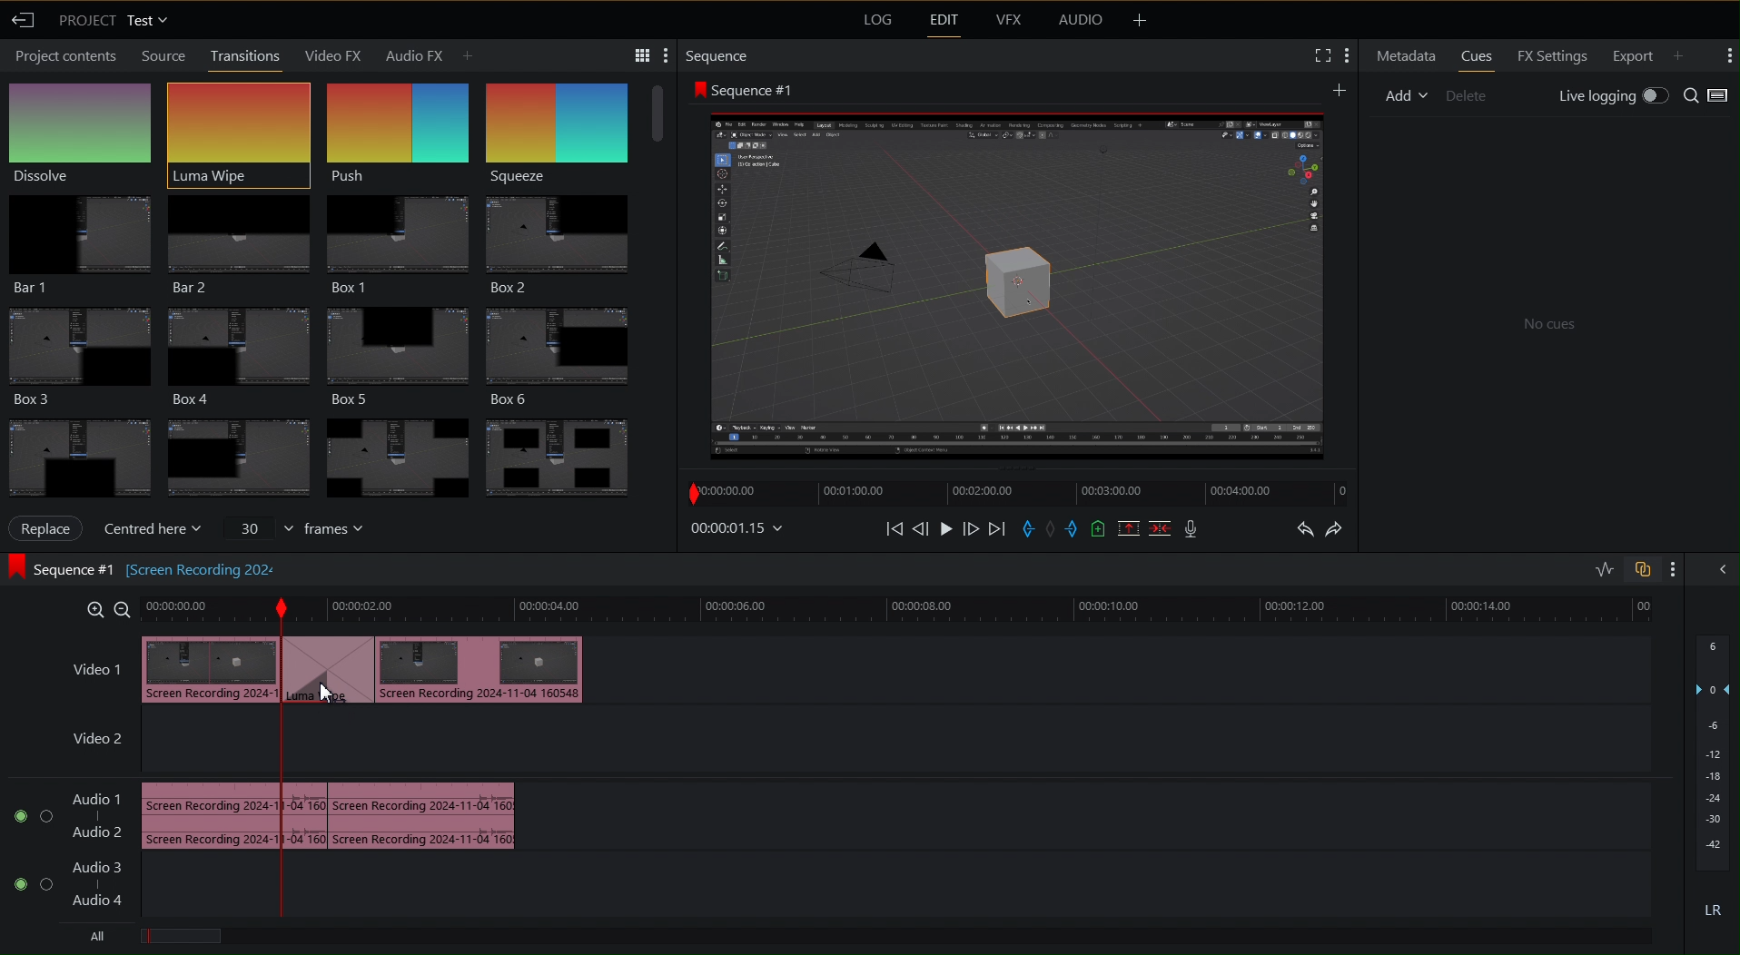 The height and width of the screenshot is (955, 1740). What do you see at coordinates (1729, 57) in the screenshot?
I see `More` at bounding box center [1729, 57].